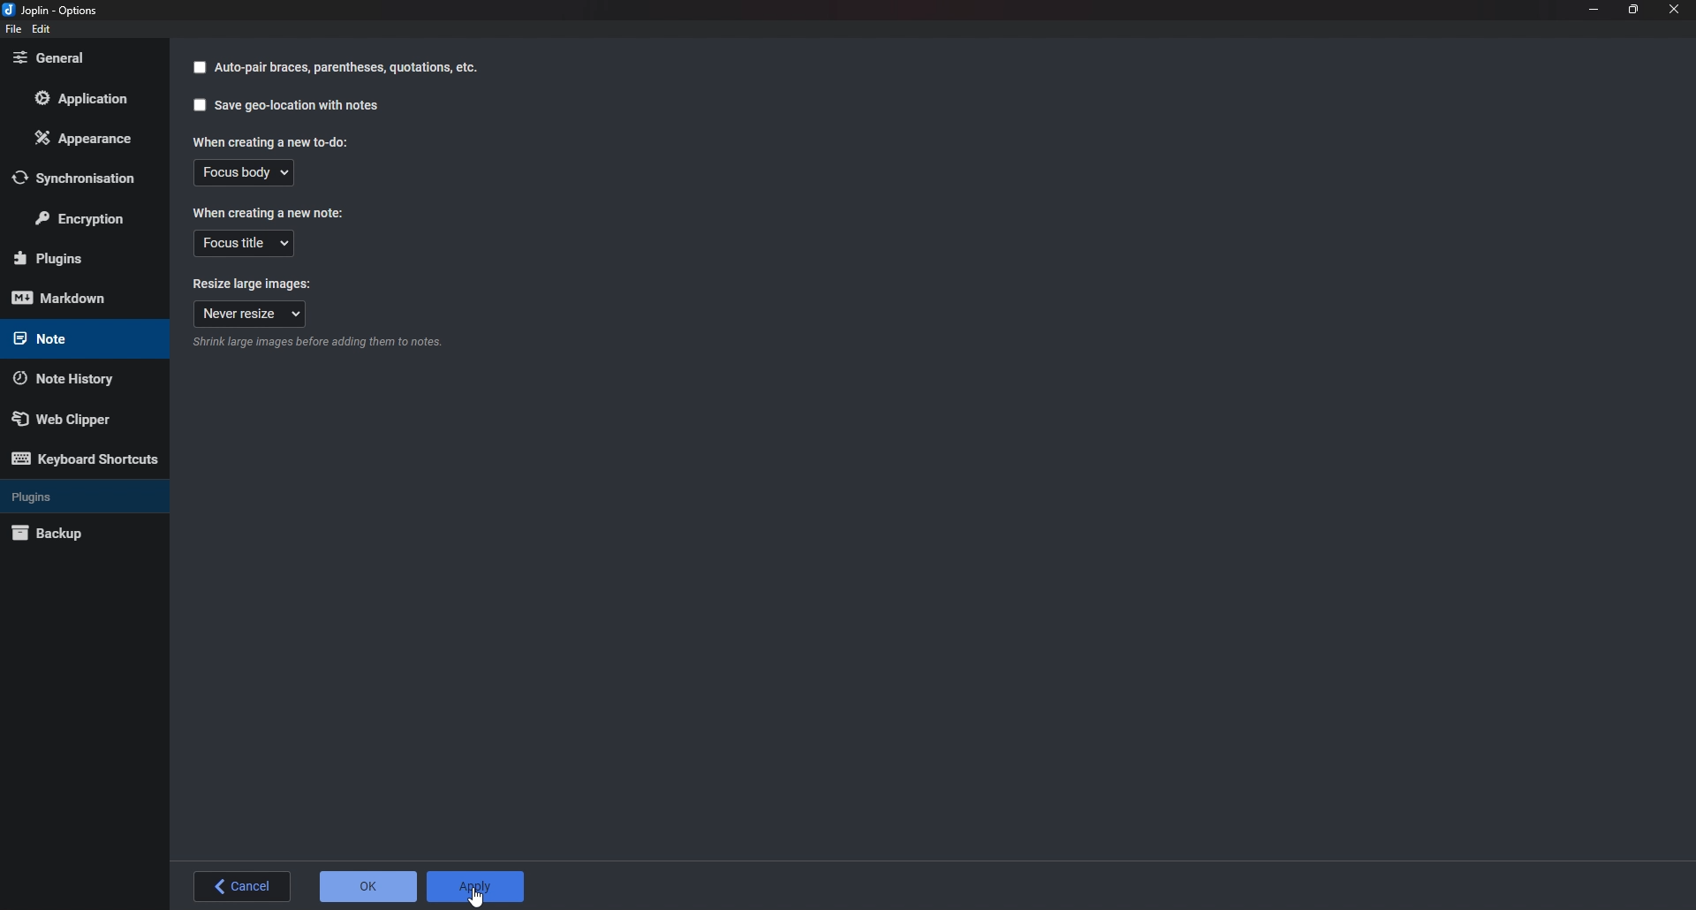 The image size is (1696, 910). Describe the element at coordinates (254, 285) in the screenshot. I see `Resize large images` at that location.